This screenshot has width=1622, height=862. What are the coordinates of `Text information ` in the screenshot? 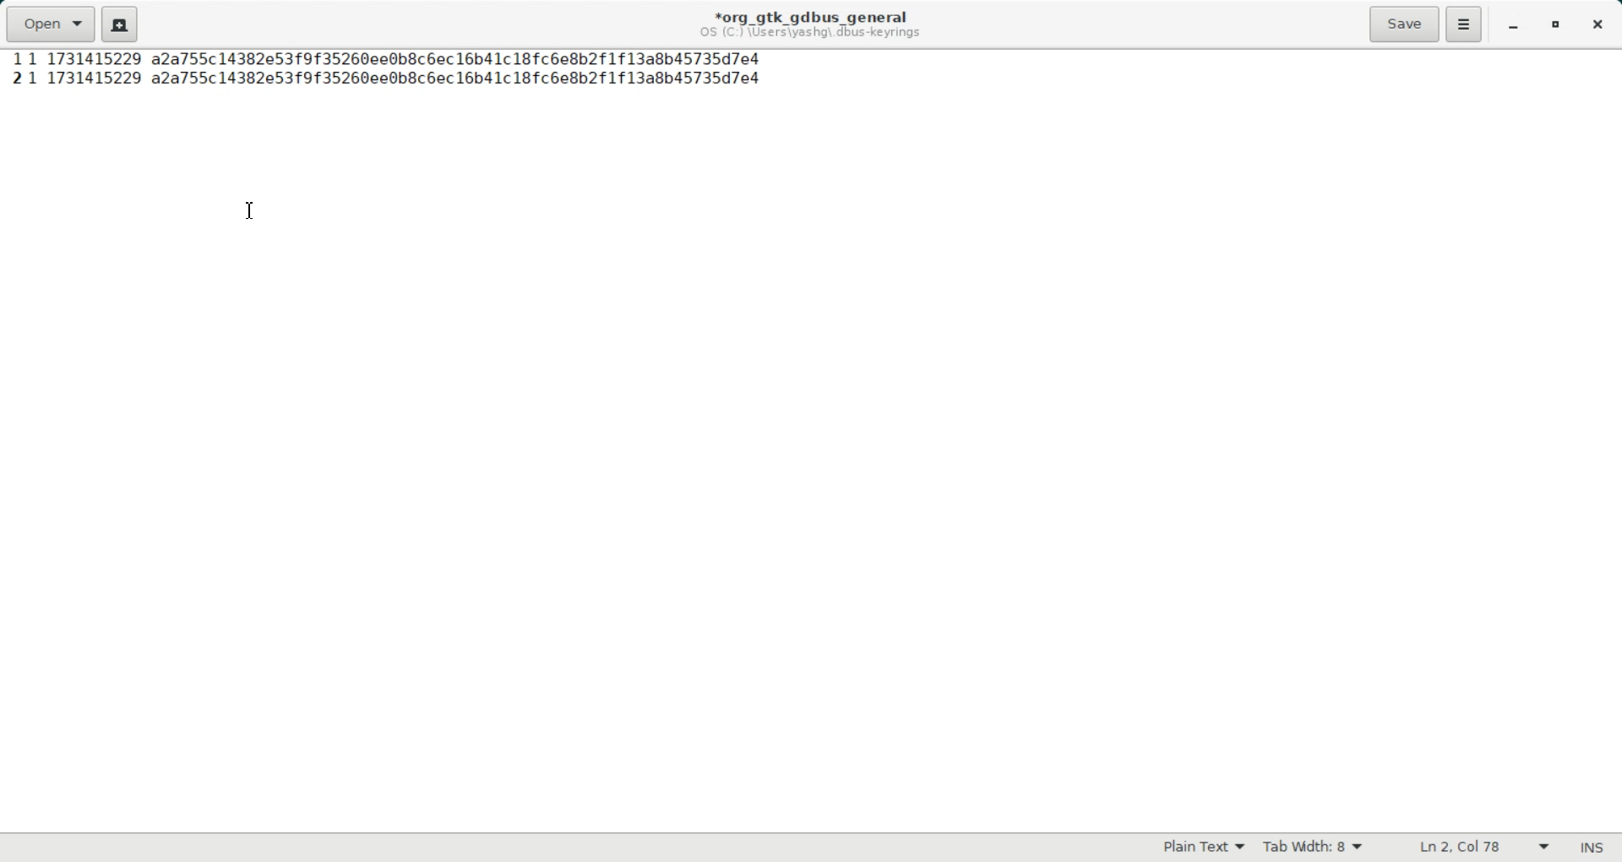 It's located at (810, 24).